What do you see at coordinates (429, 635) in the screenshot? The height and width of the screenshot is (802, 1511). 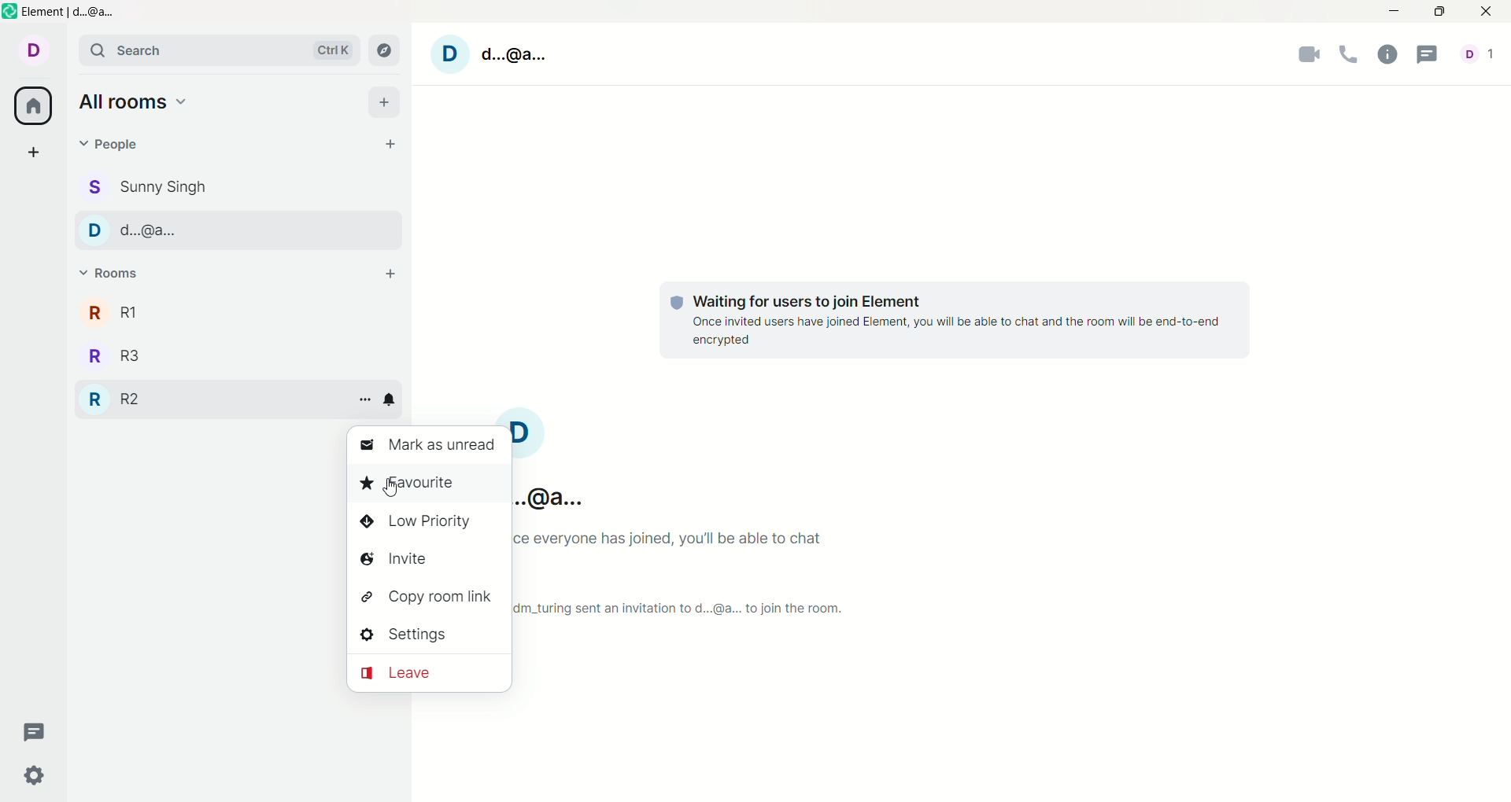 I see `settings` at bounding box center [429, 635].